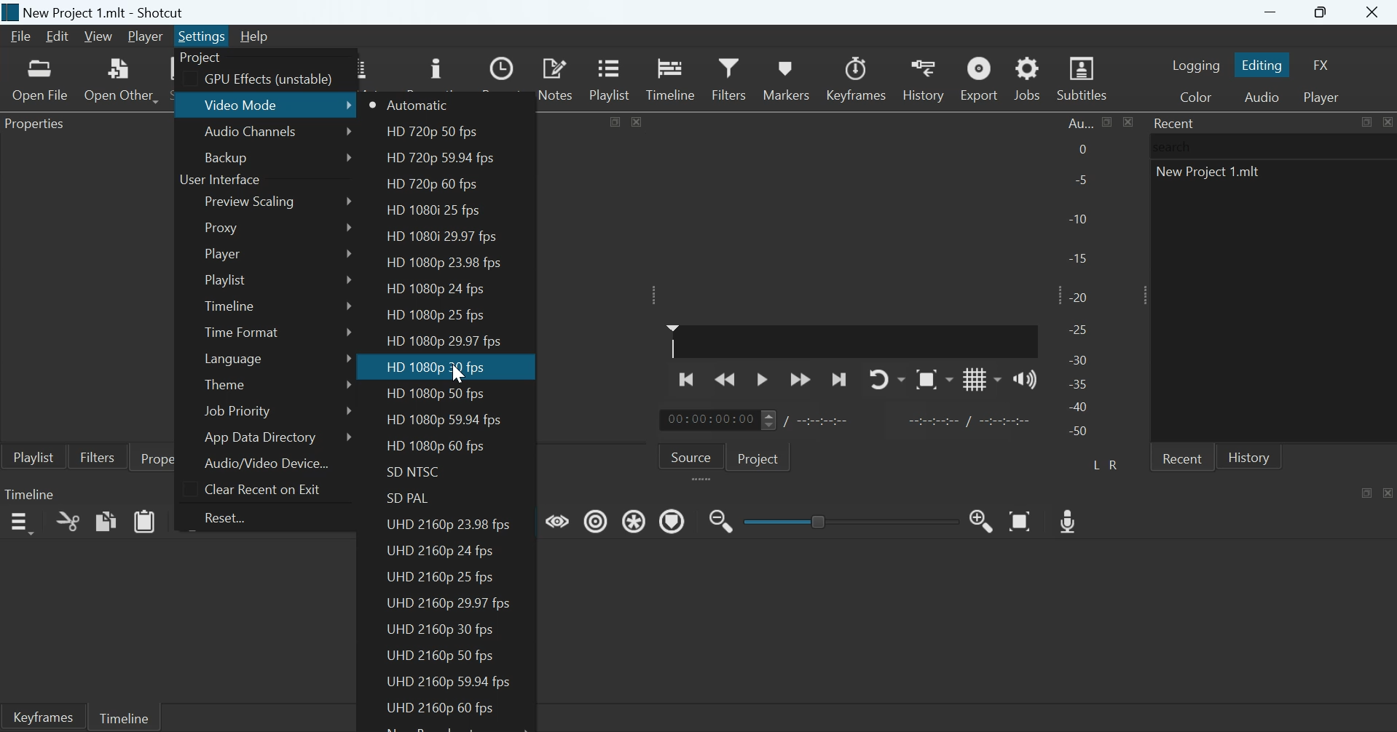  What do you see at coordinates (768, 420) in the screenshot?
I see `Scroll buttons` at bounding box center [768, 420].